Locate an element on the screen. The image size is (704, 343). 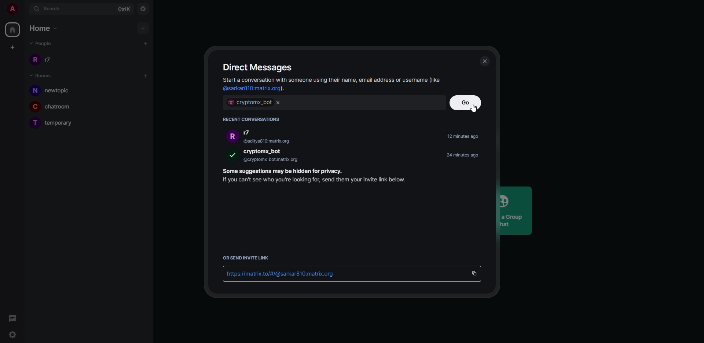
r is located at coordinates (35, 60).